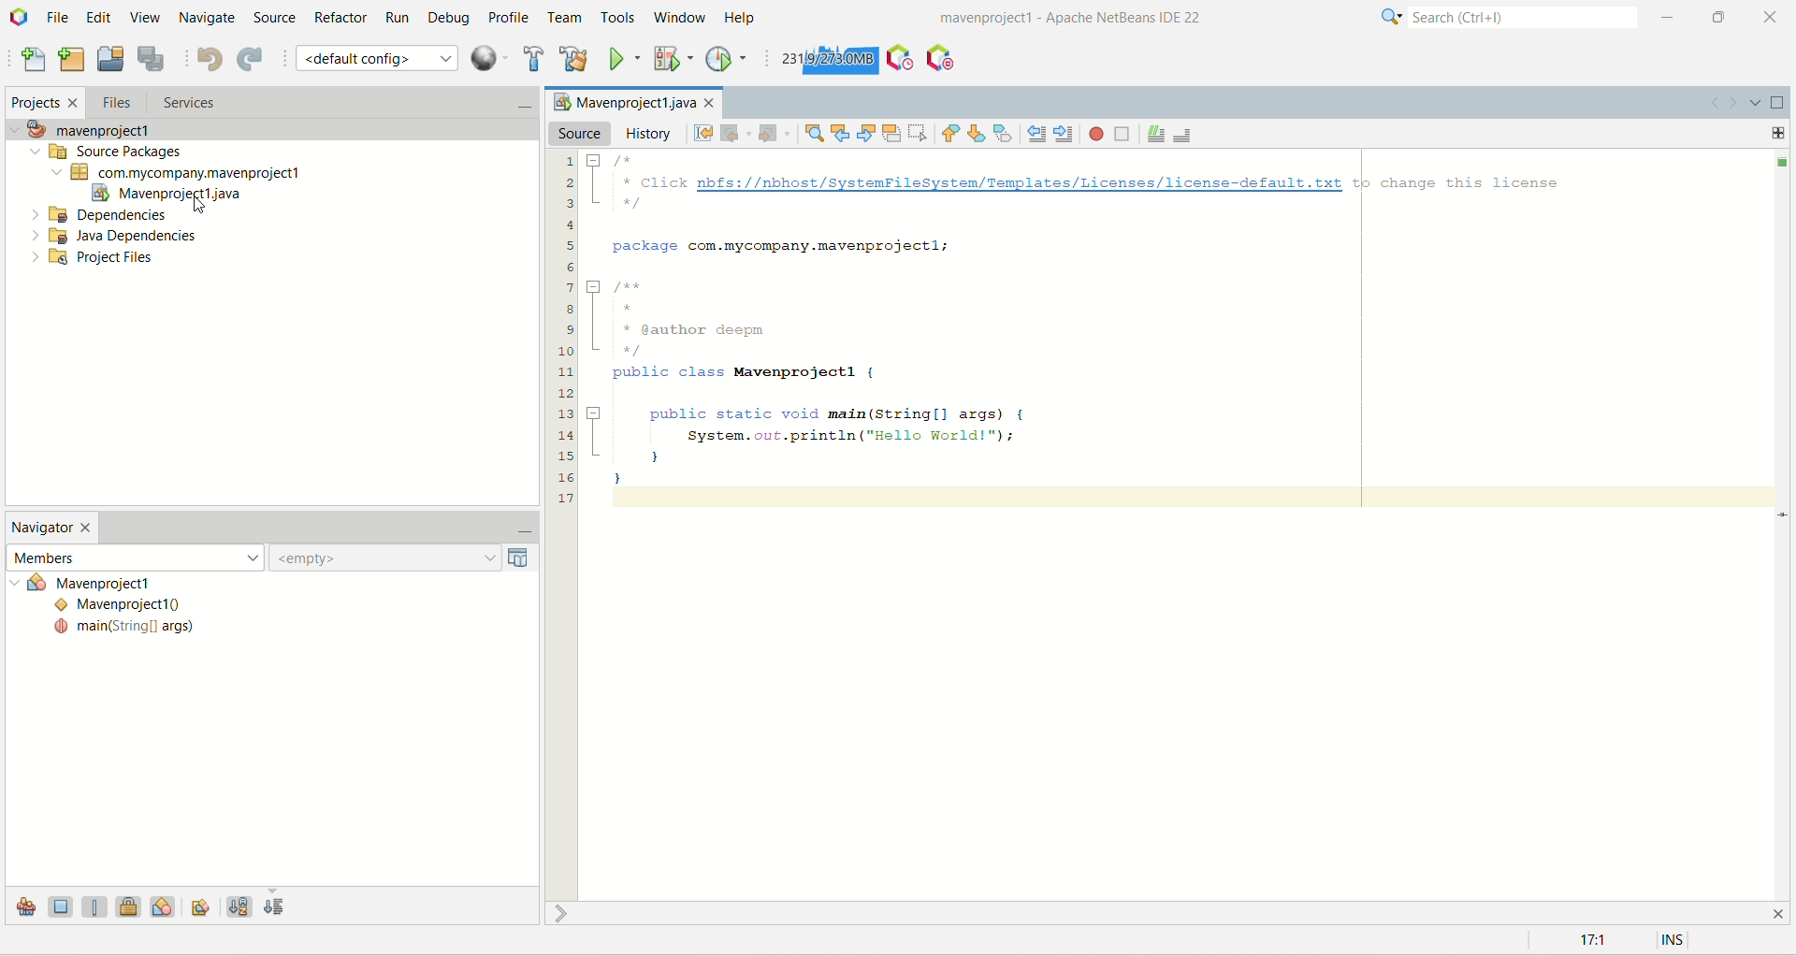 Image resolution: width=1796 pixels, height=956 pixels. Describe the element at coordinates (340, 104) in the screenshot. I see `services` at that location.